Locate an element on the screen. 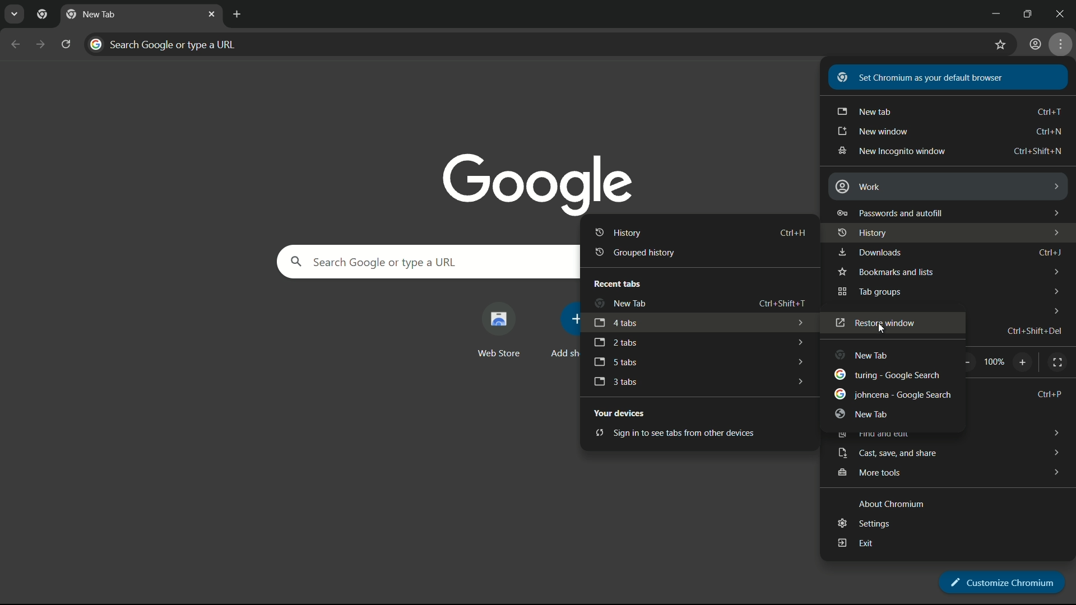  zoom in is located at coordinates (1024, 362).